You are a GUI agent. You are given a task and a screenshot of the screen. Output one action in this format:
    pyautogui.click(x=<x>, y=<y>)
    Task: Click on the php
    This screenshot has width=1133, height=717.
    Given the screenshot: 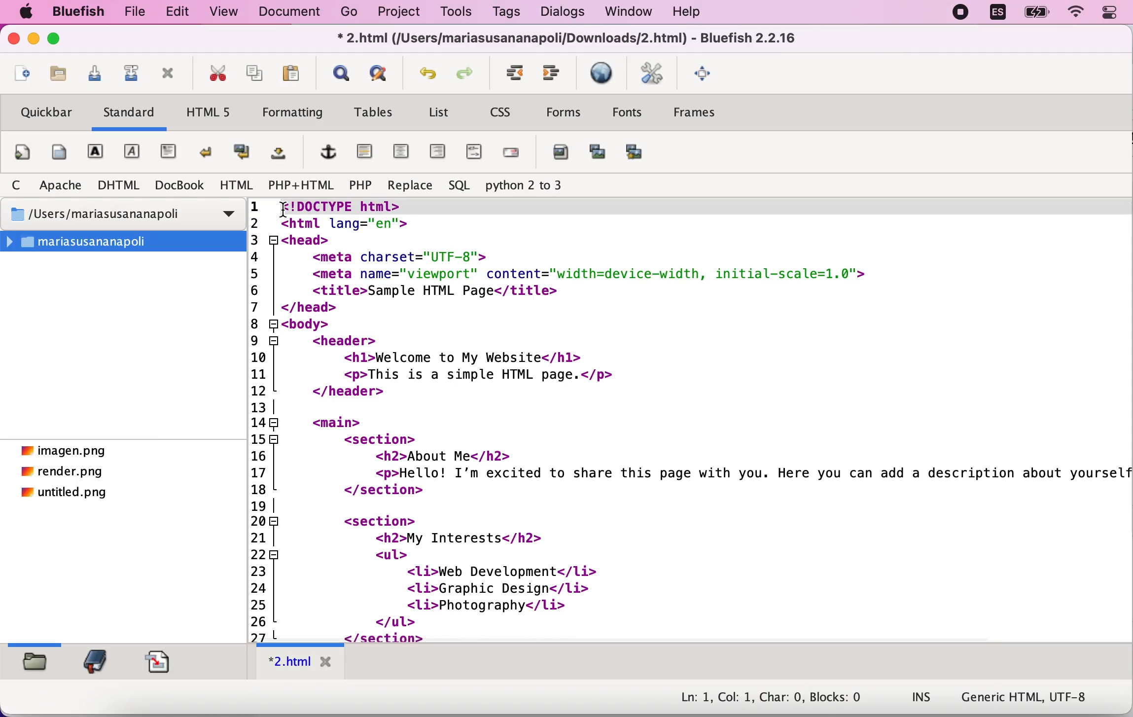 What is the action you would take?
    pyautogui.click(x=359, y=184)
    